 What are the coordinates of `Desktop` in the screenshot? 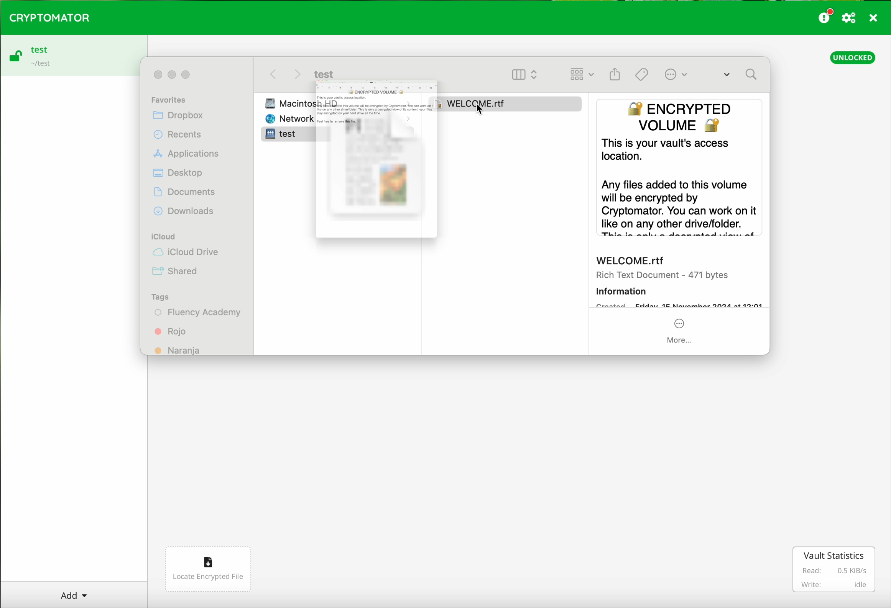 It's located at (178, 172).